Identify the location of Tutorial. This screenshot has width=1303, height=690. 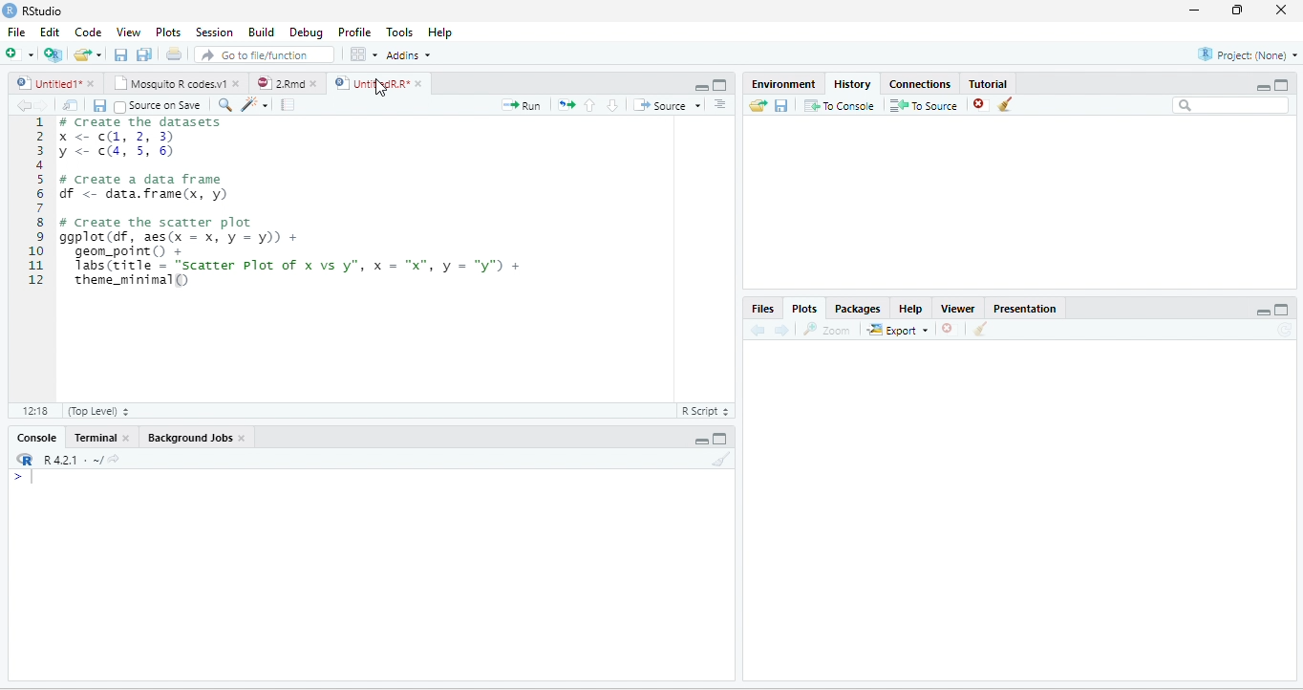
(989, 82).